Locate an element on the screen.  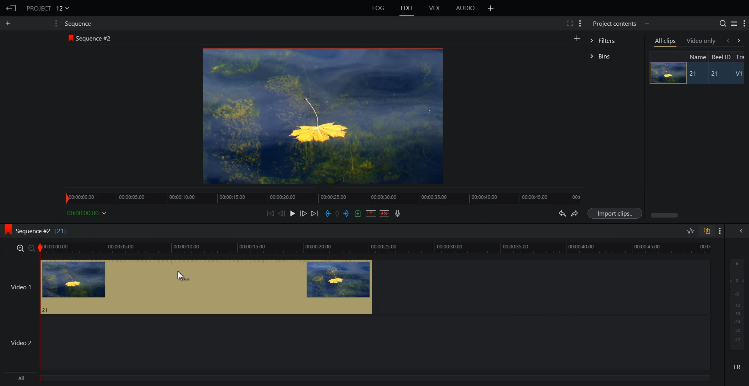
Reel ID is located at coordinates (721, 57).